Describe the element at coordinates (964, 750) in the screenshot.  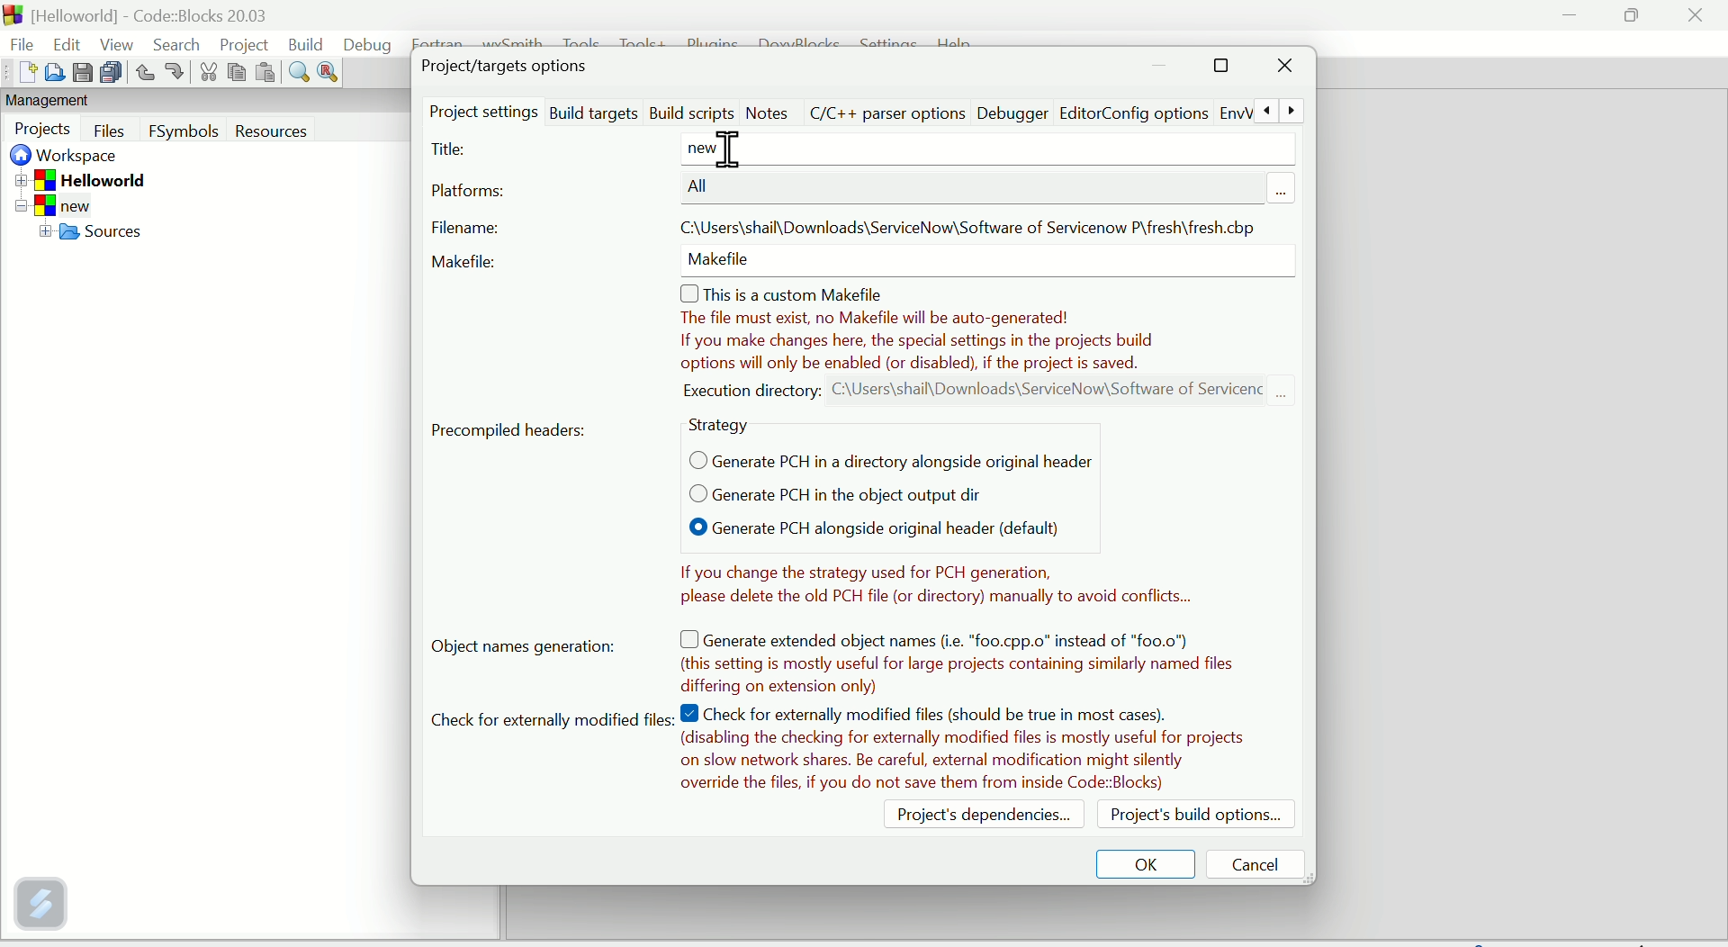
I see `Note` at that location.